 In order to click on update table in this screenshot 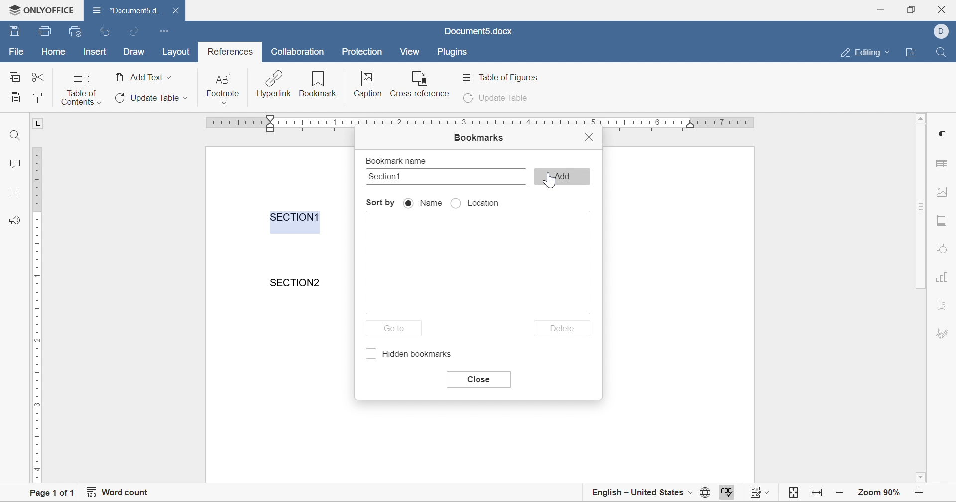, I will do `click(497, 99)`.